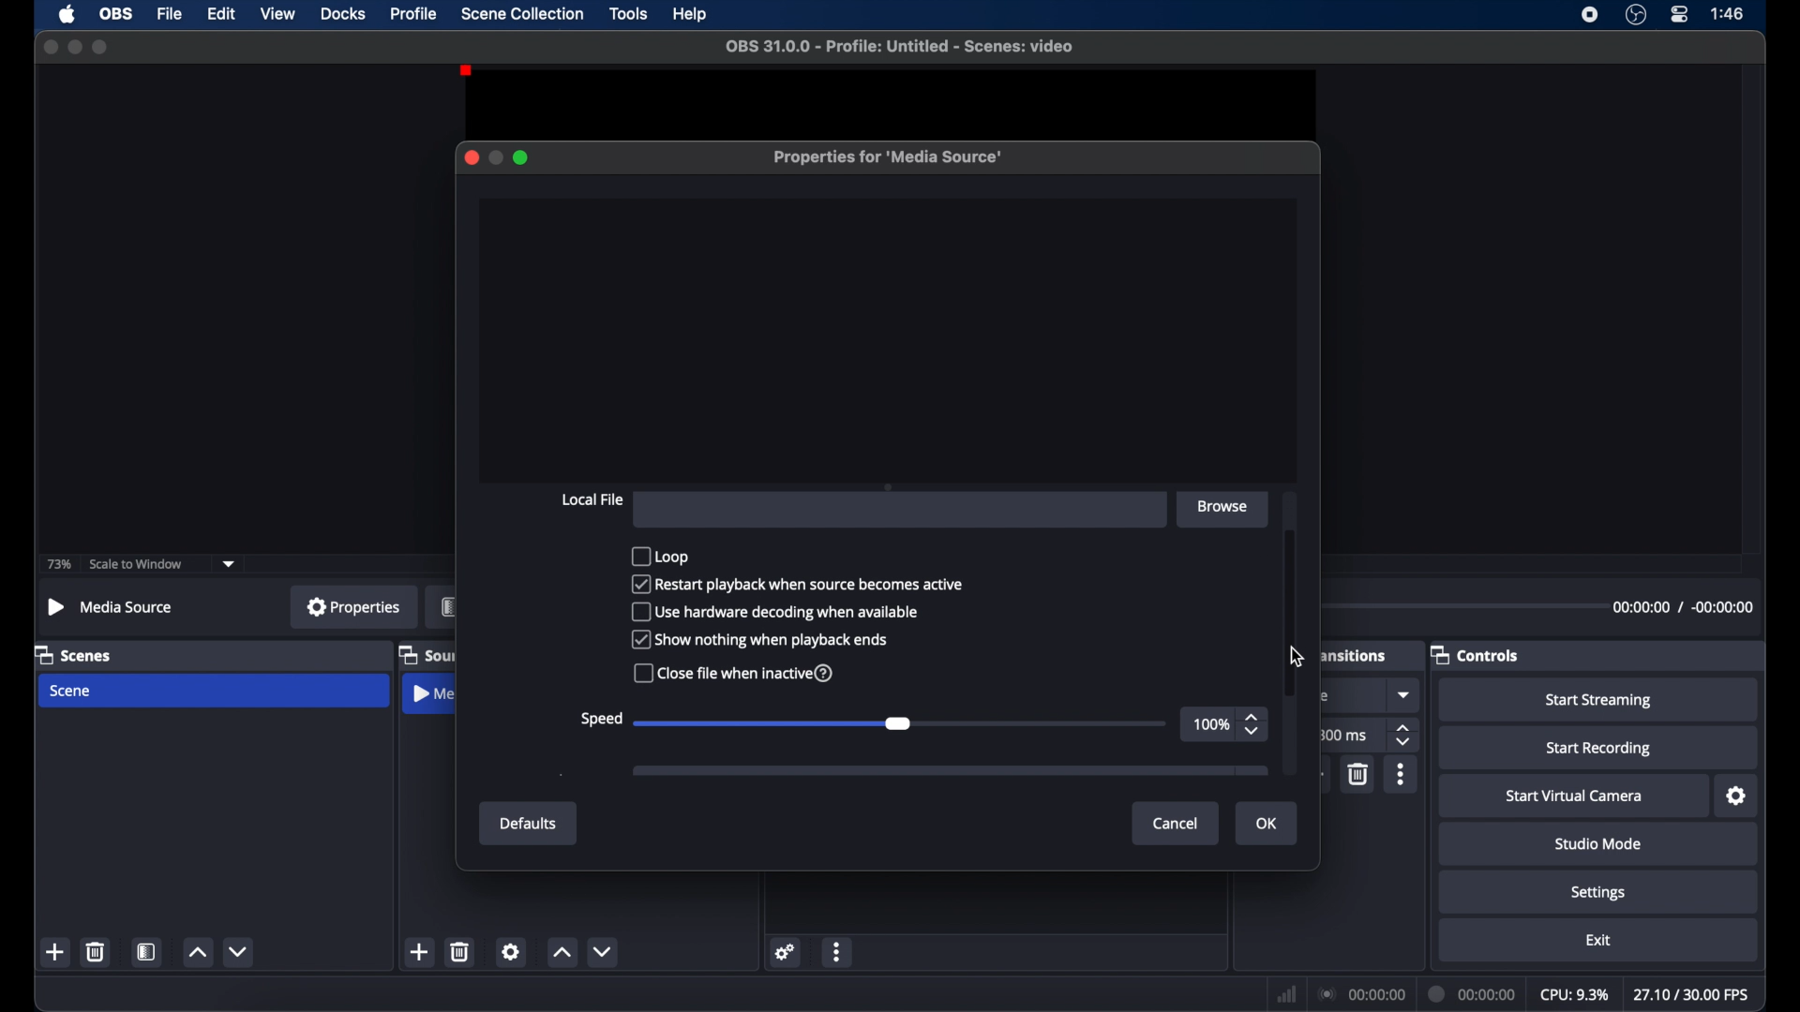 Image resolution: width=1800 pixels, height=1012 pixels. Describe the element at coordinates (1680, 14) in the screenshot. I see `control center` at that location.